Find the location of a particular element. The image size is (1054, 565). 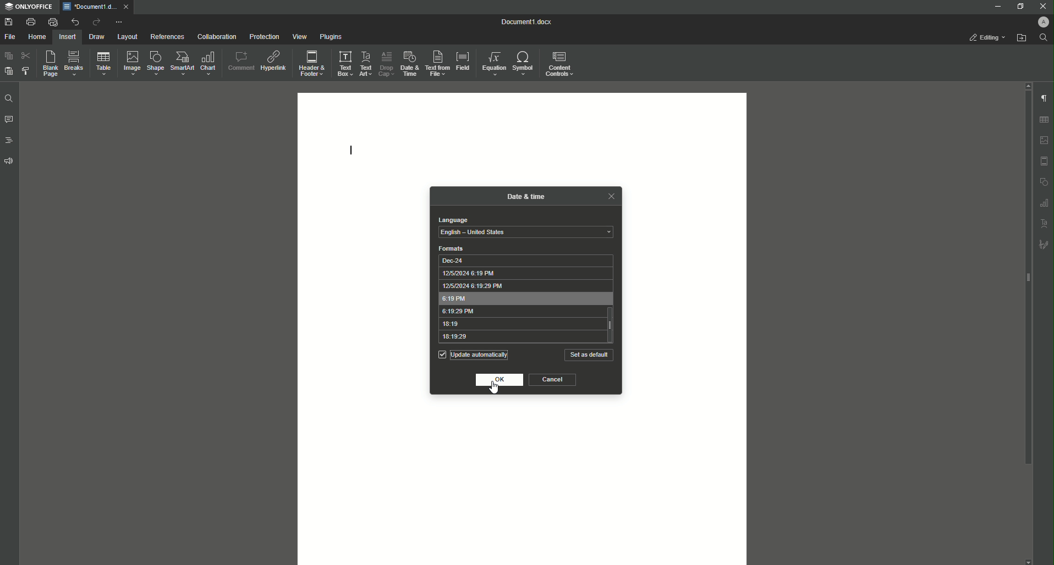

Close is located at coordinates (1042, 6).